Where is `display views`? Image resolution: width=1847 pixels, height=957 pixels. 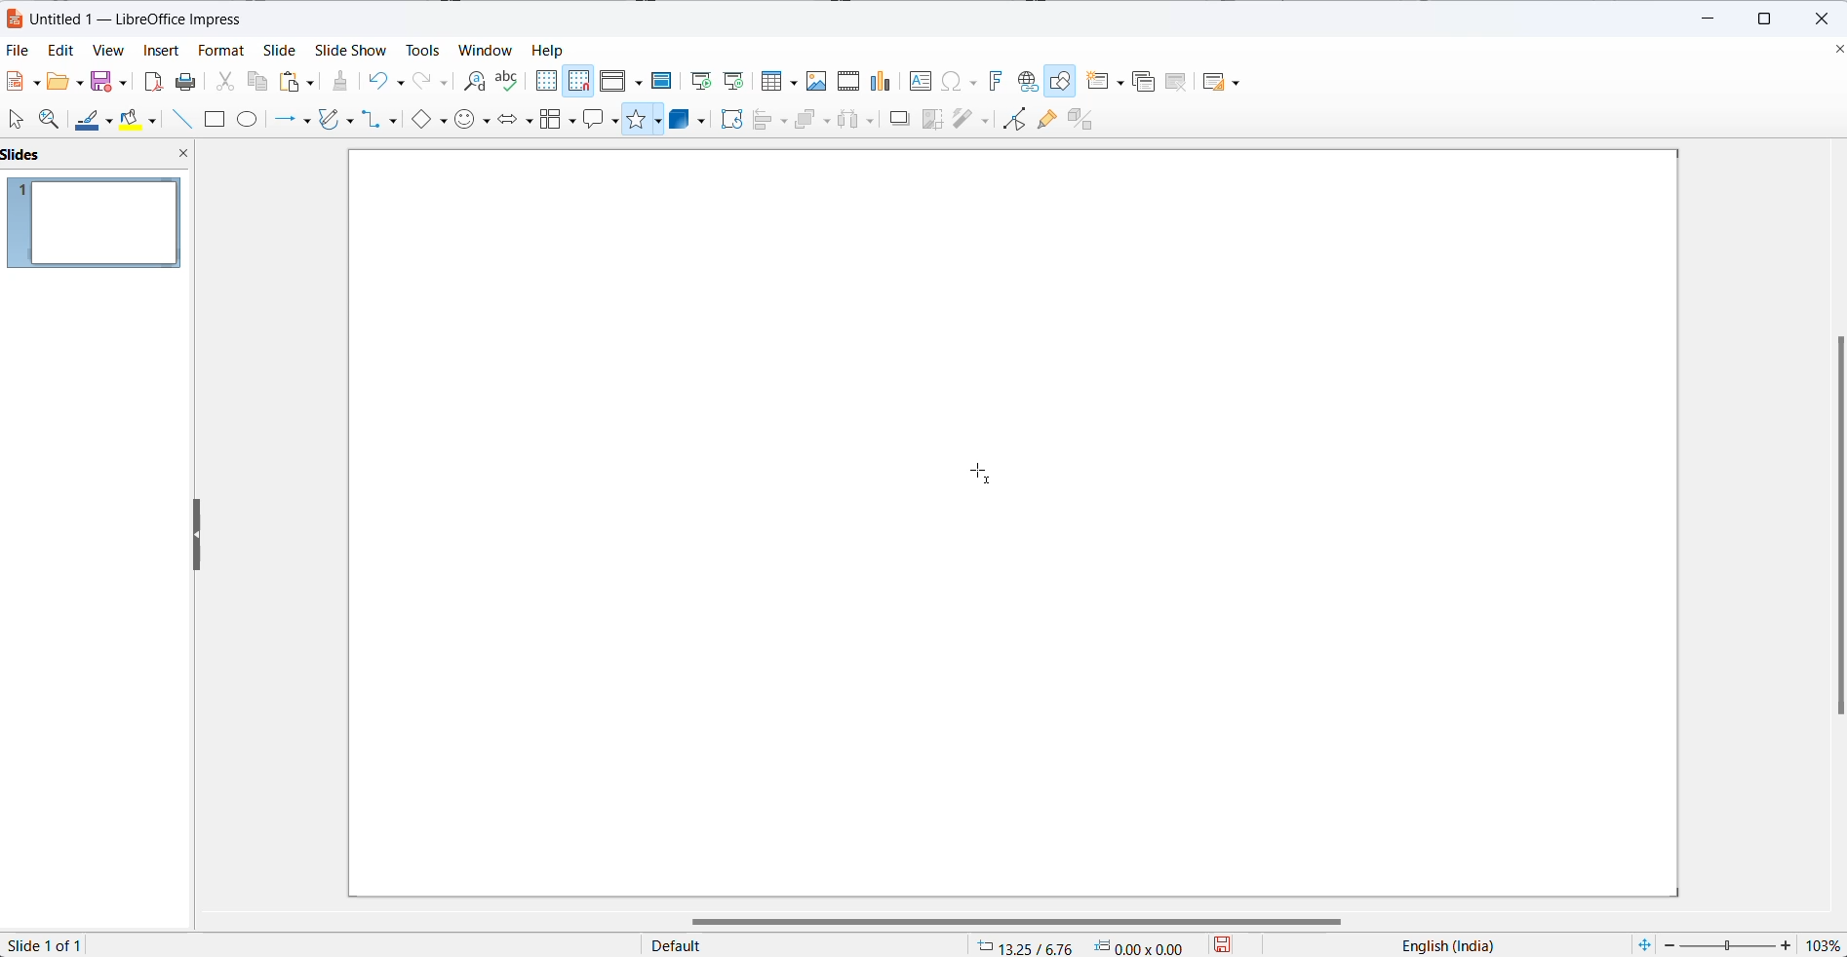
display views is located at coordinates (622, 80).